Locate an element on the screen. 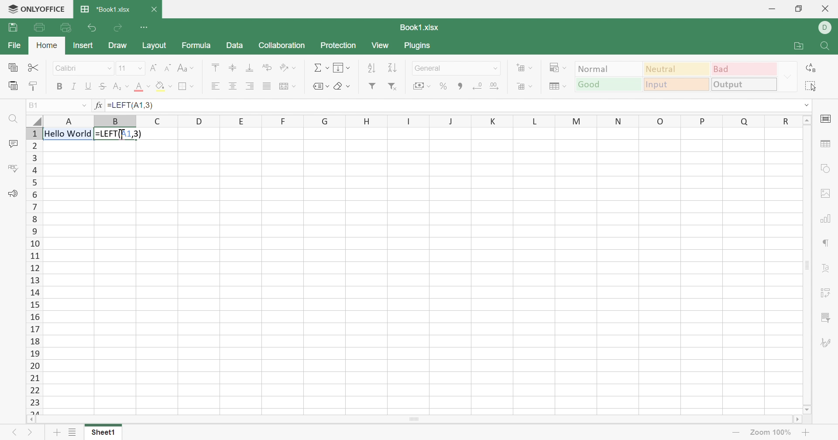 The height and width of the screenshot is (440, 838). Drop down is located at coordinates (85, 107).